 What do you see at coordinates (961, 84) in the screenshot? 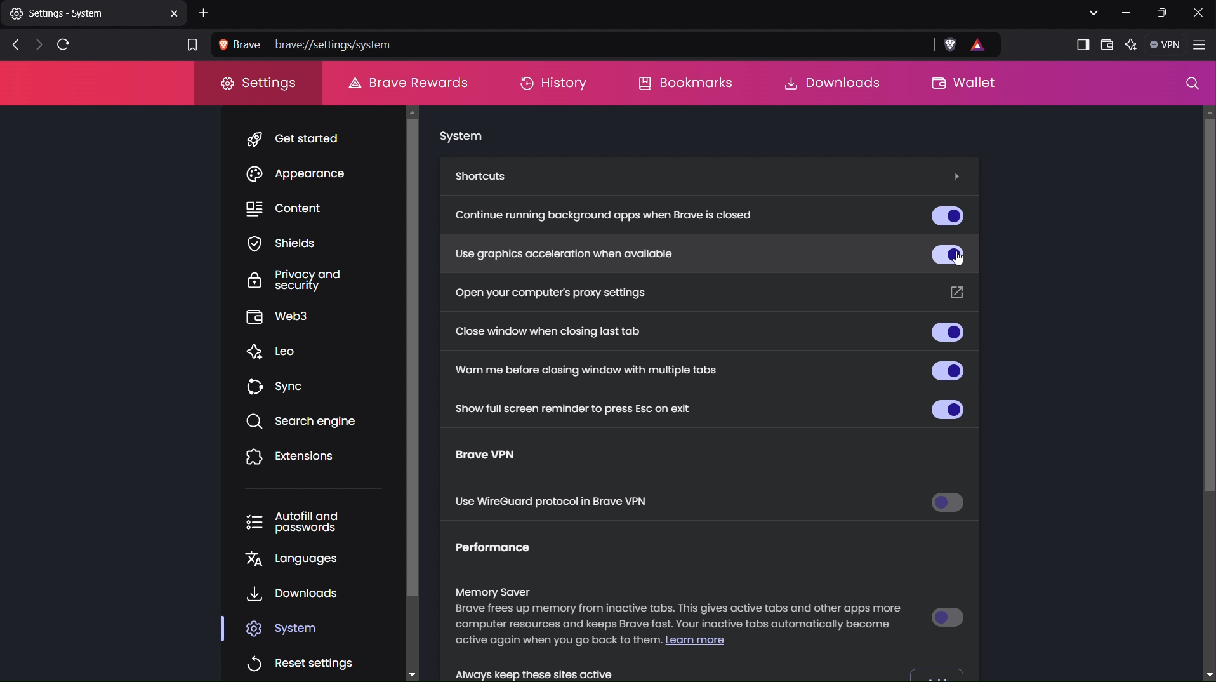
I see `Wallet` at bounding box center [961, 84].